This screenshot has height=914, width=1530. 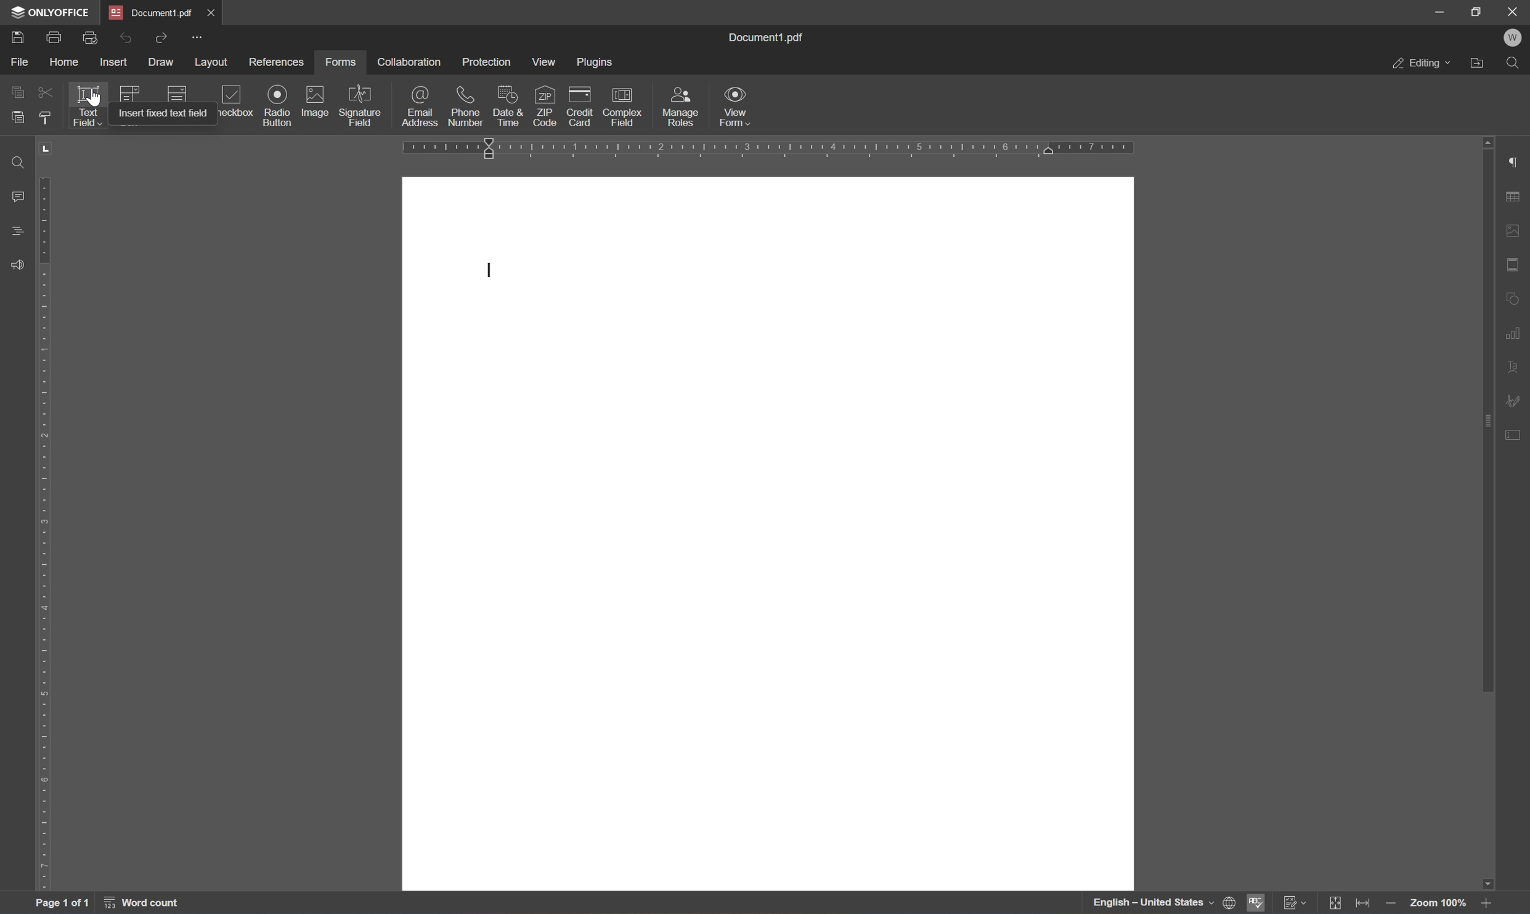 What do you see at coordinates (1515, 333) in the screenshot?
I see `chart settings` at bounding box center [1515, 333].